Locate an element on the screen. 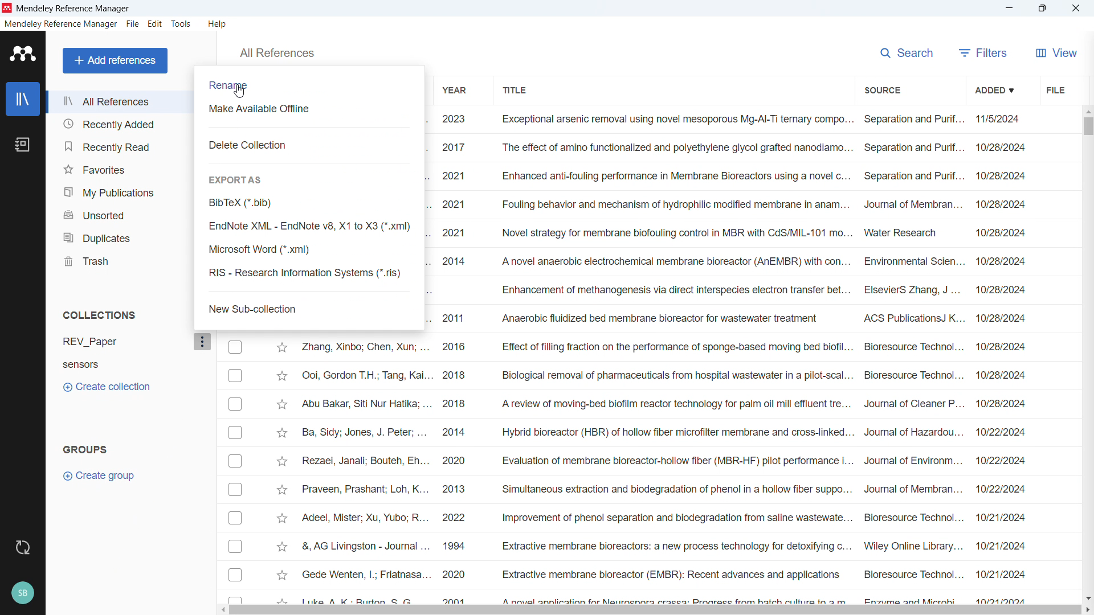  Title is located at coordinates (514, 89).